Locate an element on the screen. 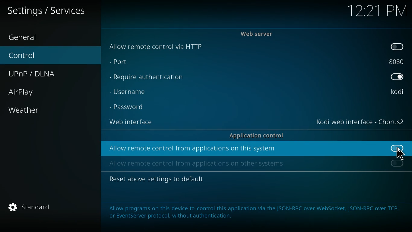 The image size is (412, 232). application control is located at coordinates (256, 135).